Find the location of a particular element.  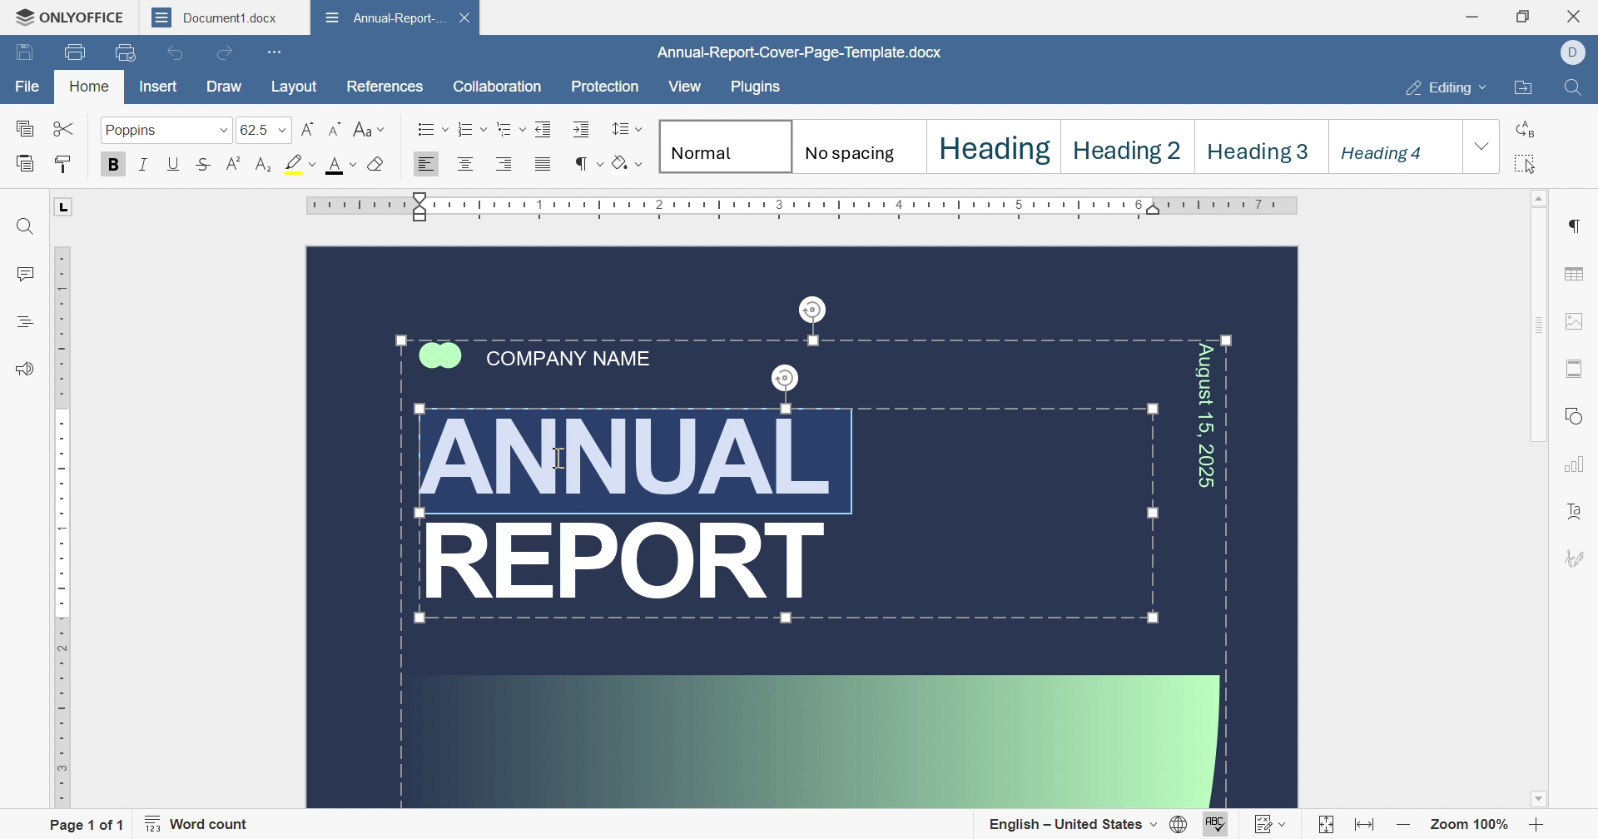

close is located at coordinates (1576, 17).